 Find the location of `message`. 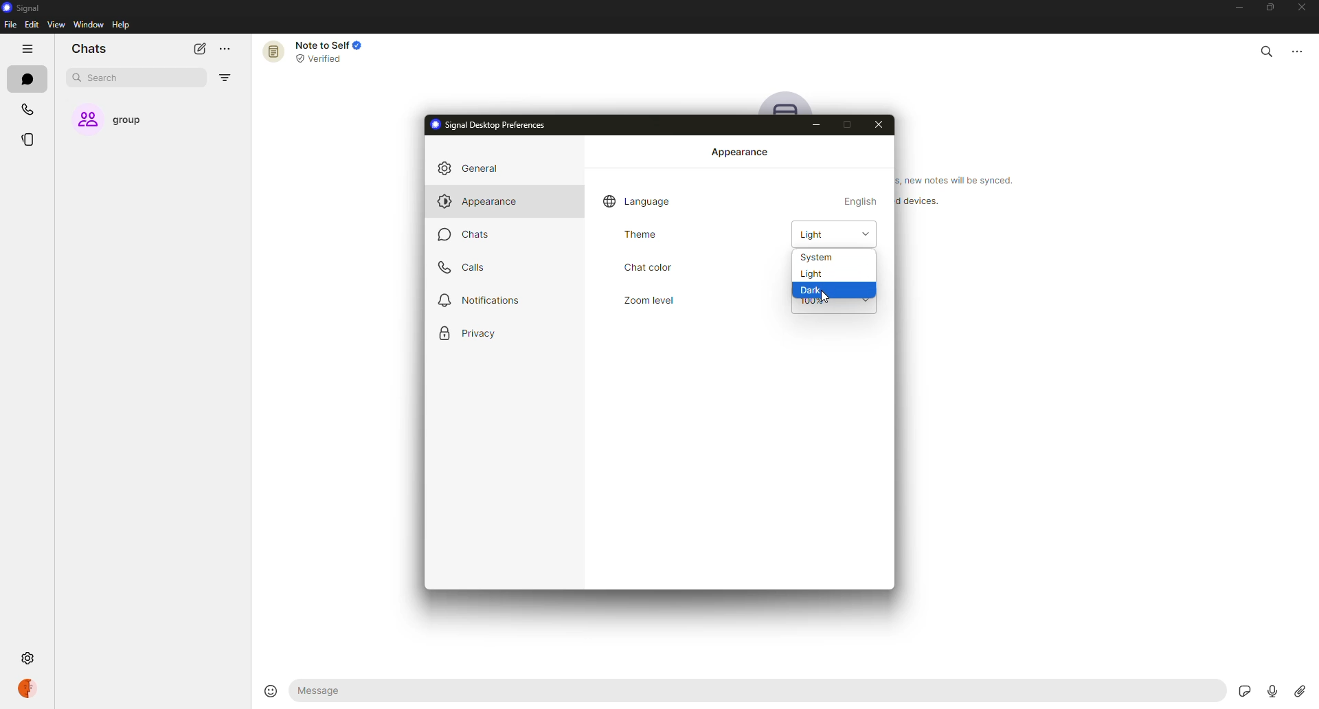

message is located at coordinates (383, 691).